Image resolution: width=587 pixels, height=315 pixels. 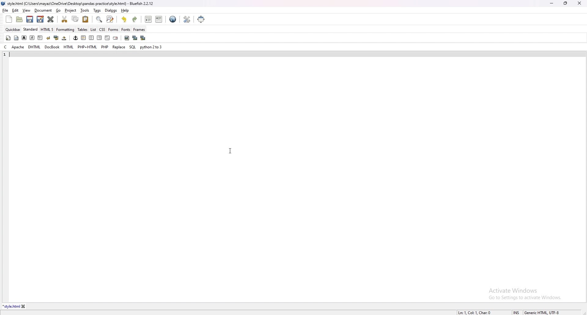 I want to click on break and clear, so click(x=56, y=38).